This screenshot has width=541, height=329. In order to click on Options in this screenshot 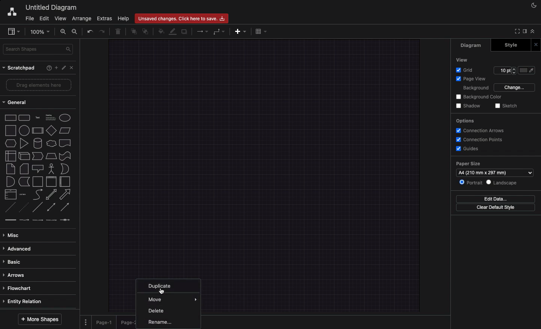, I will do `click(465, 121)`.